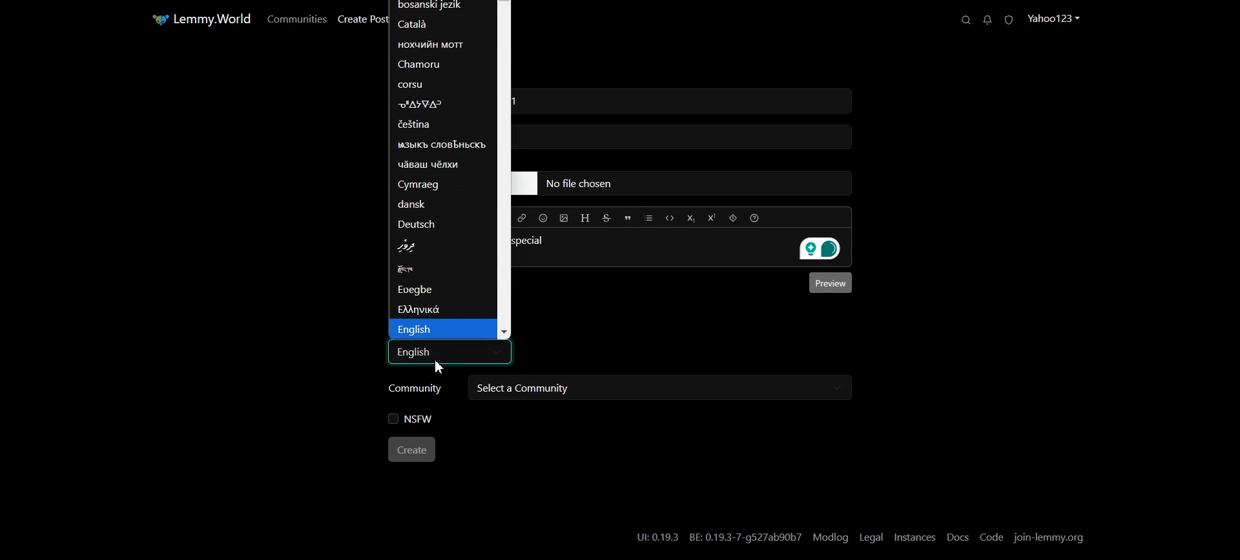 The height and width of the screenshot is (560, 1240). What do you see at coordinates (685, 100) in the screenshot?
I see `typing field` at bounding box center [685, 100].